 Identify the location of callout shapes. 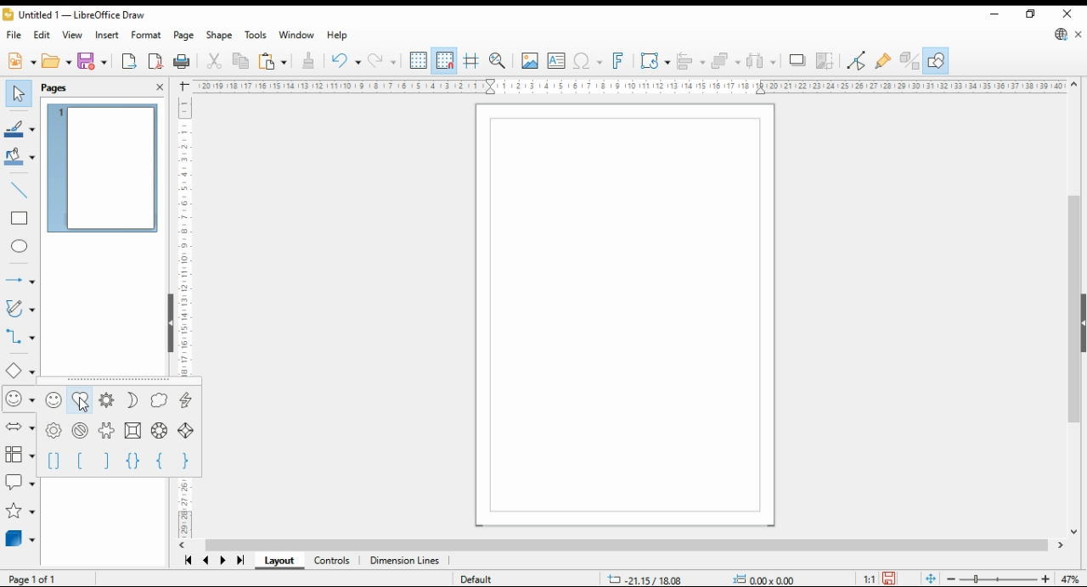
(20, 478).